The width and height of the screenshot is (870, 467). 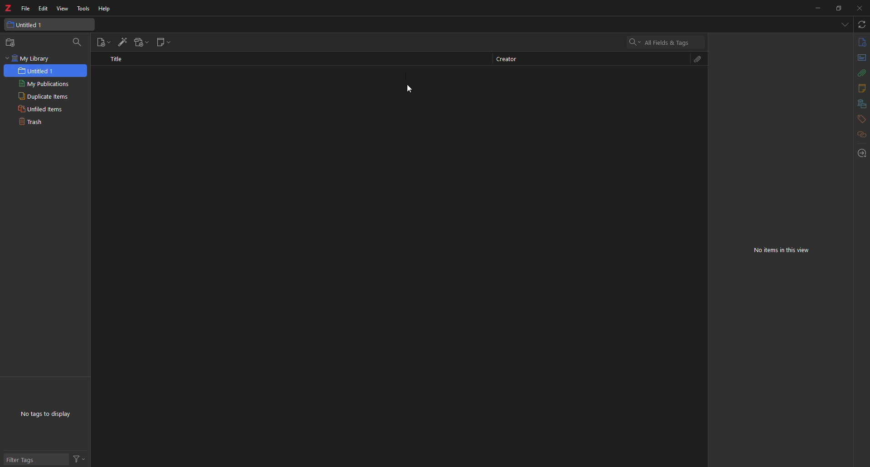 I want to click on help, so click(x=105, y=9).